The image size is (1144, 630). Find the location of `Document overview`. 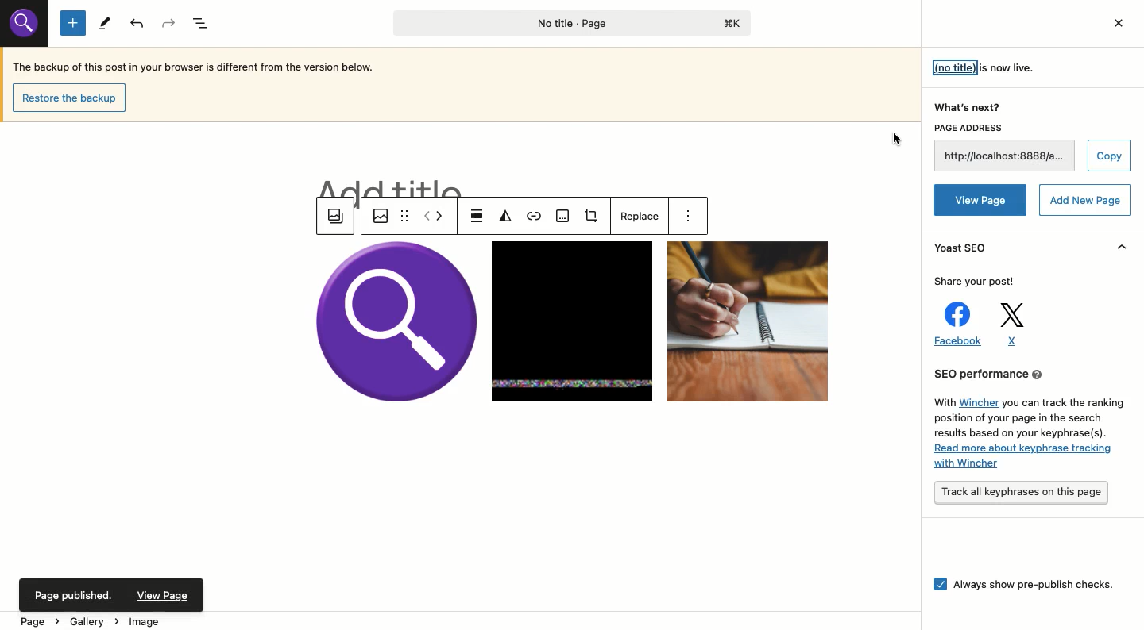

Document overview is located at coordinates (203, 23).